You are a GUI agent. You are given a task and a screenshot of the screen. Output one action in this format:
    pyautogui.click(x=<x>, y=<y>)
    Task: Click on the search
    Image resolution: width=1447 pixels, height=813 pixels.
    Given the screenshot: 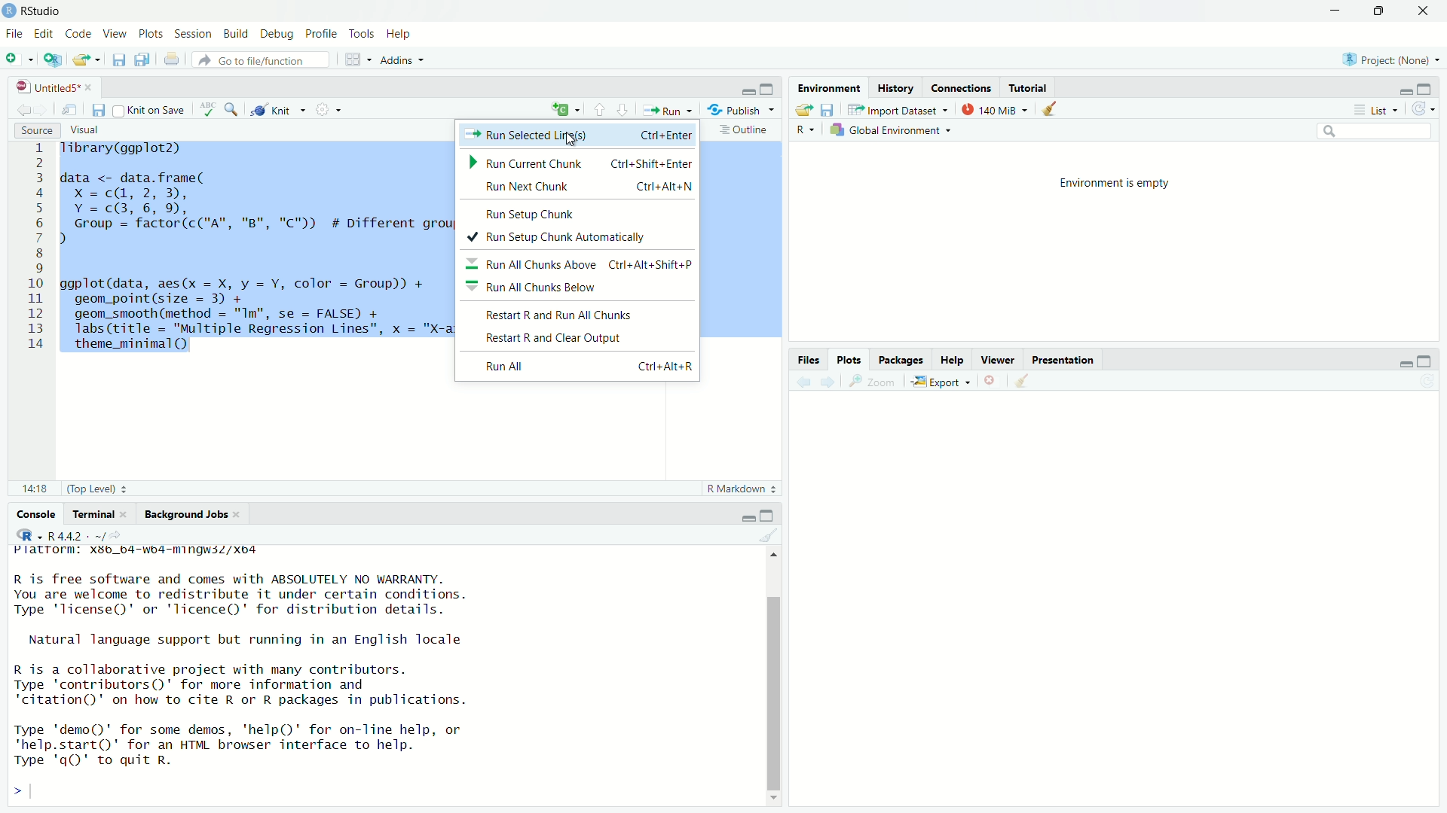 What is the action you would take?
    pyautogui.click(x=1383, y=130)
    